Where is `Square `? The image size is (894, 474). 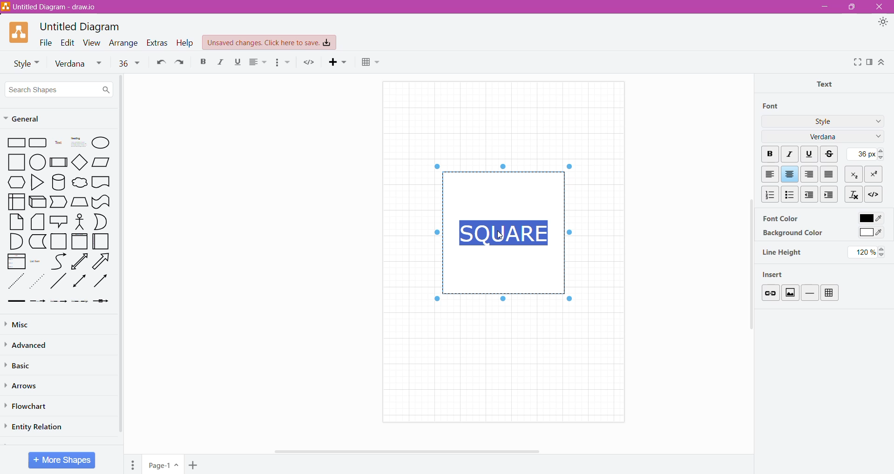
Square  is located at coordinates (58, 241).